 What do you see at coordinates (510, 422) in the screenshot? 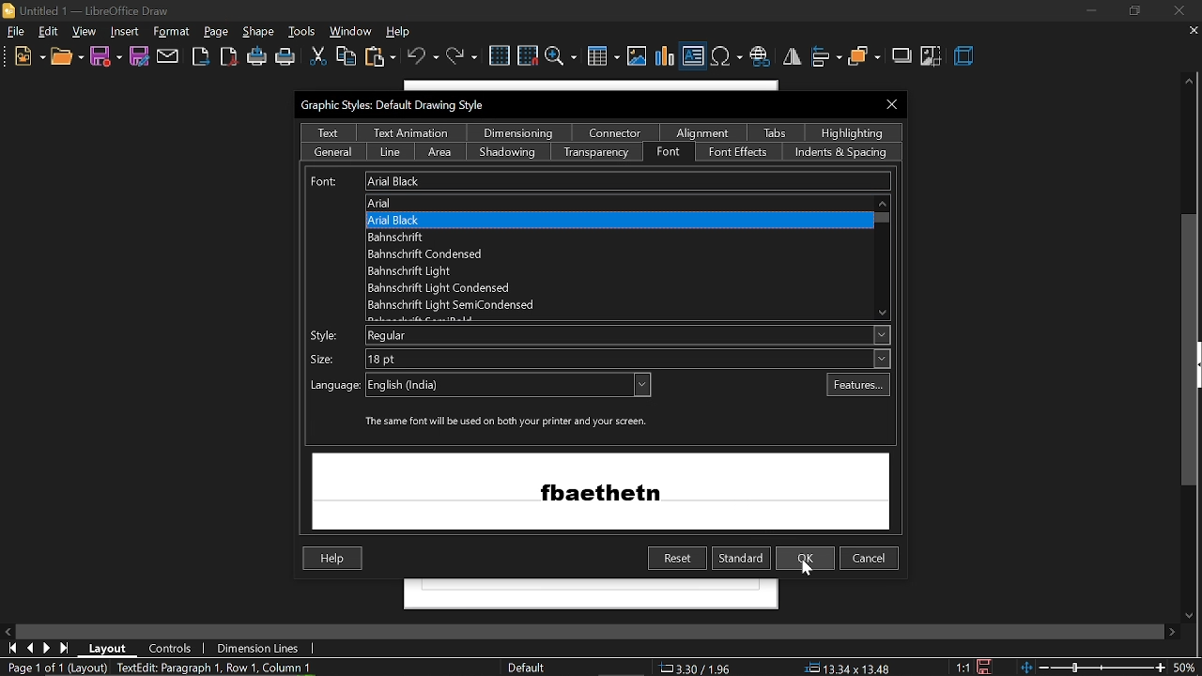
I see `‘The same font will be used on both your printer and your screen.` at bounding box center [510, 422].